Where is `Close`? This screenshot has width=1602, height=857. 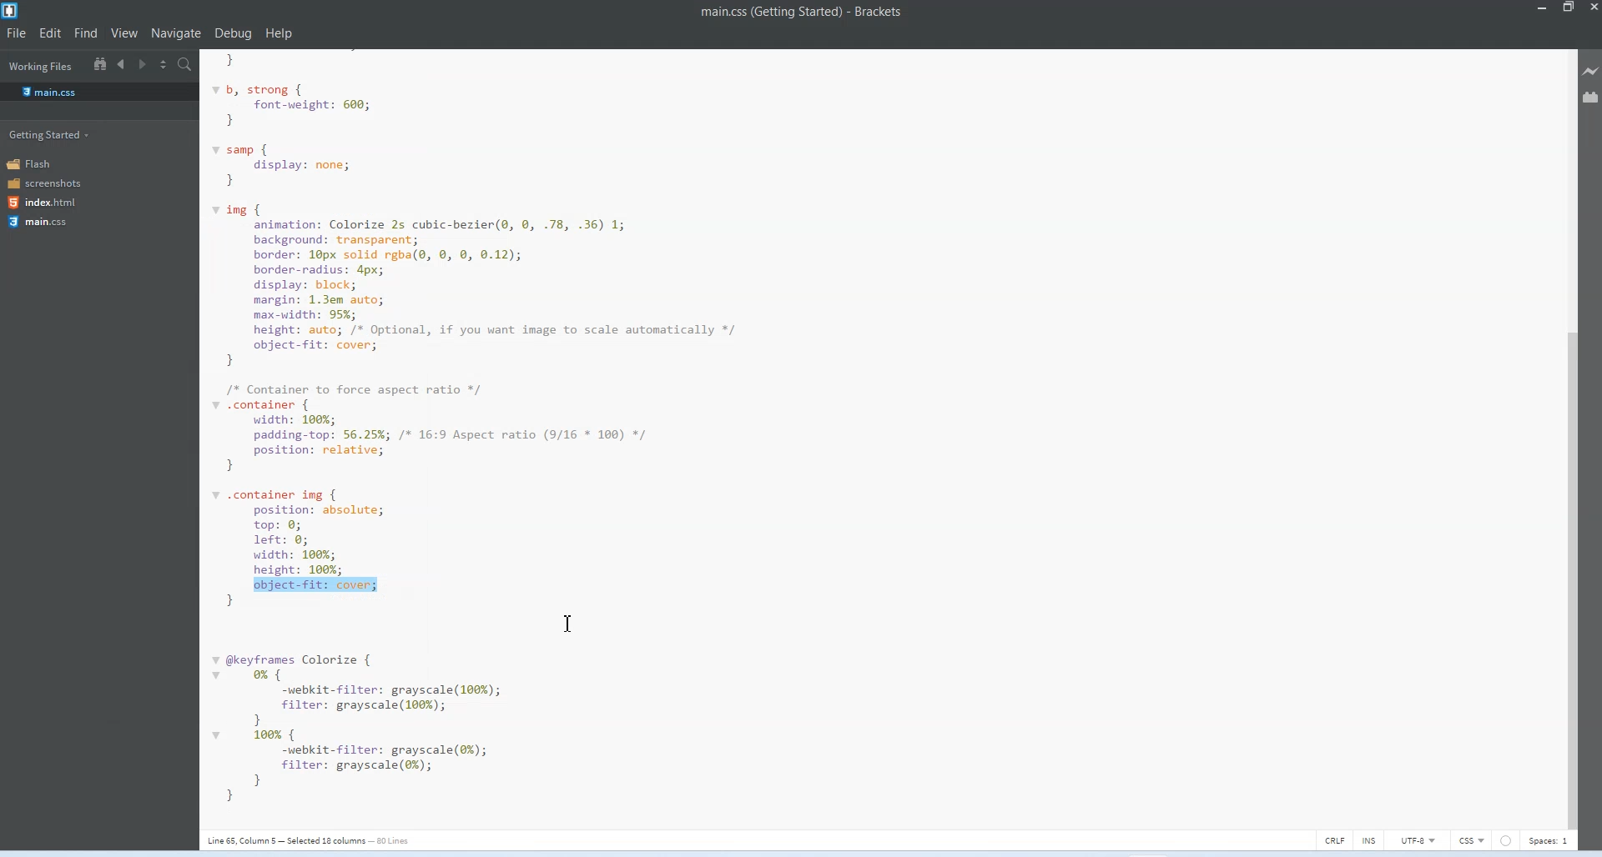
Close is located at coordinates (1592, 9).